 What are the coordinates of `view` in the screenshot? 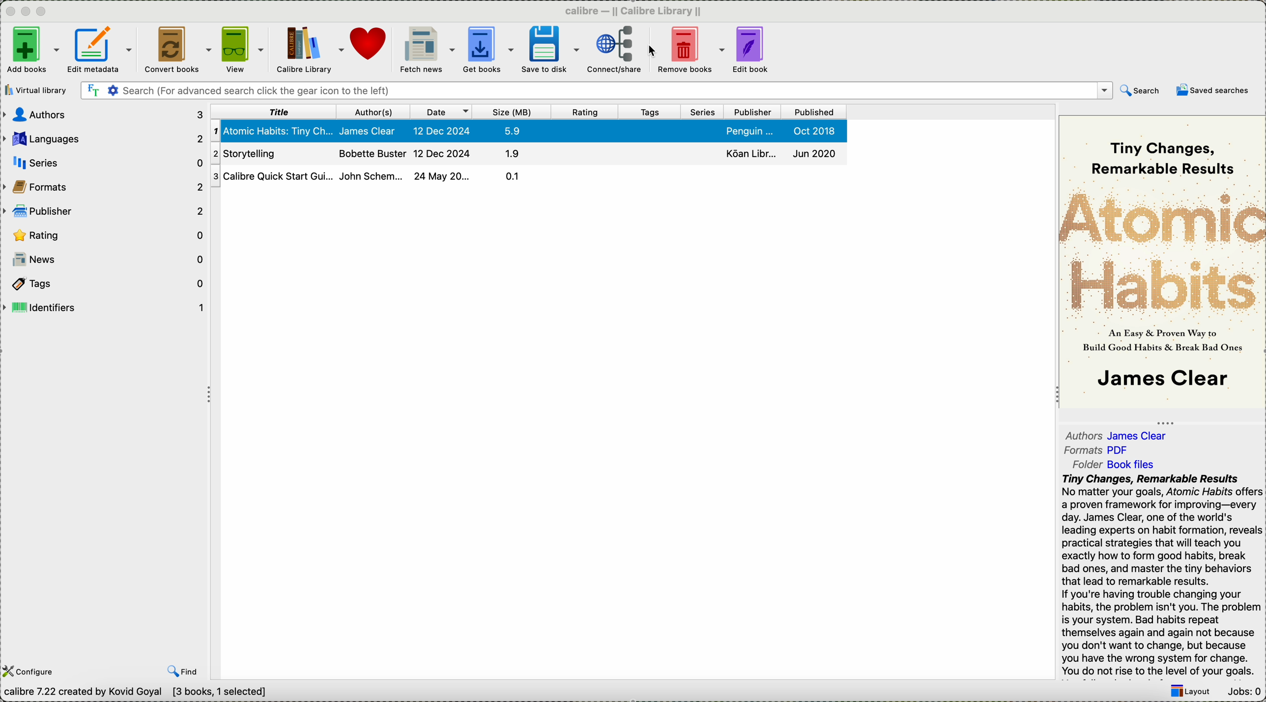 It's located at (243, 50).